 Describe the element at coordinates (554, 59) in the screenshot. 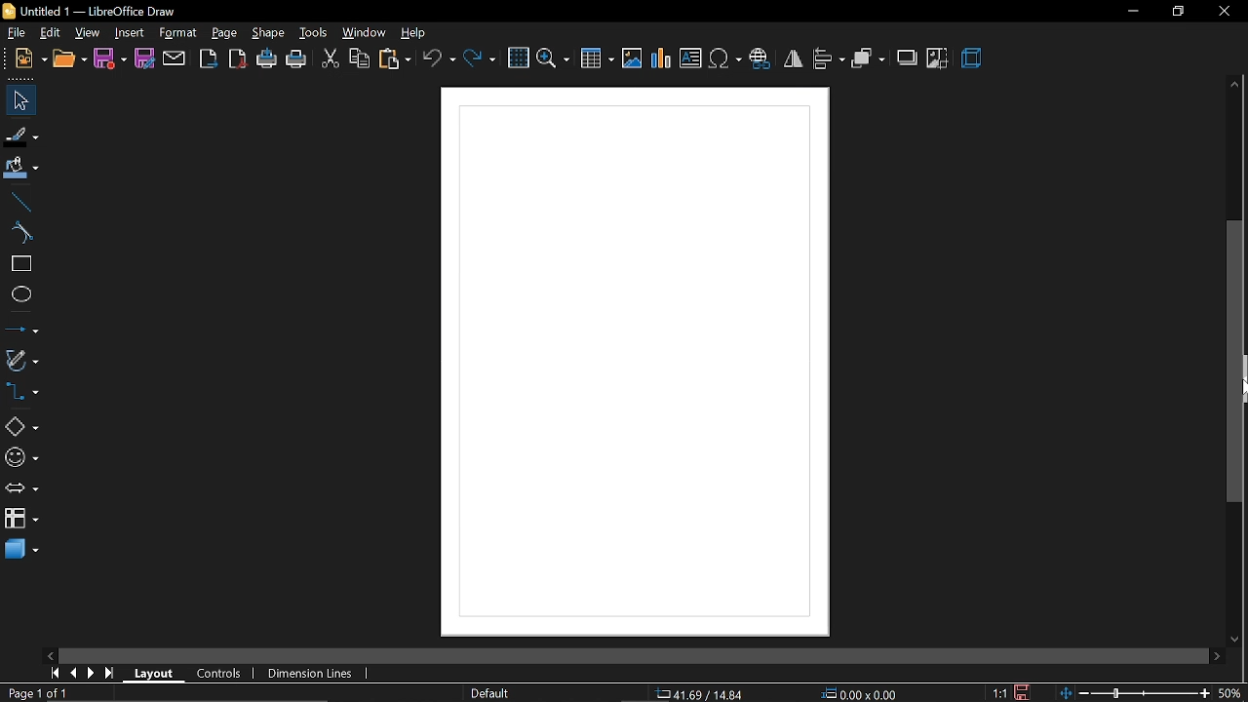

I see `zoom` at that location.